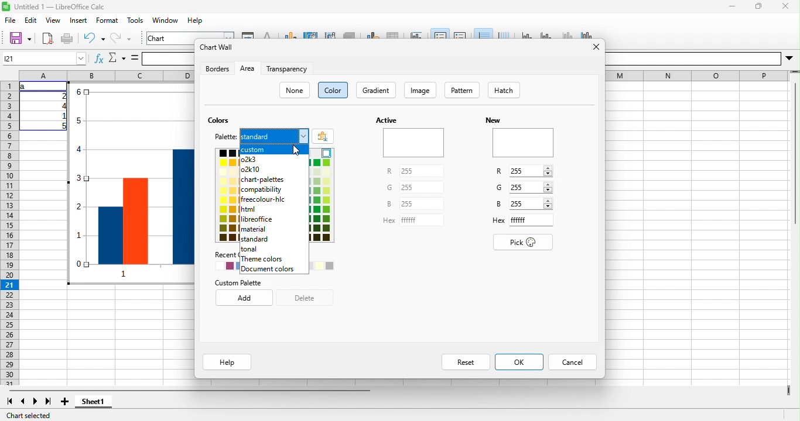 The width and height of the screenshot is (800, 421). I want to click on help, so click(195, 20).